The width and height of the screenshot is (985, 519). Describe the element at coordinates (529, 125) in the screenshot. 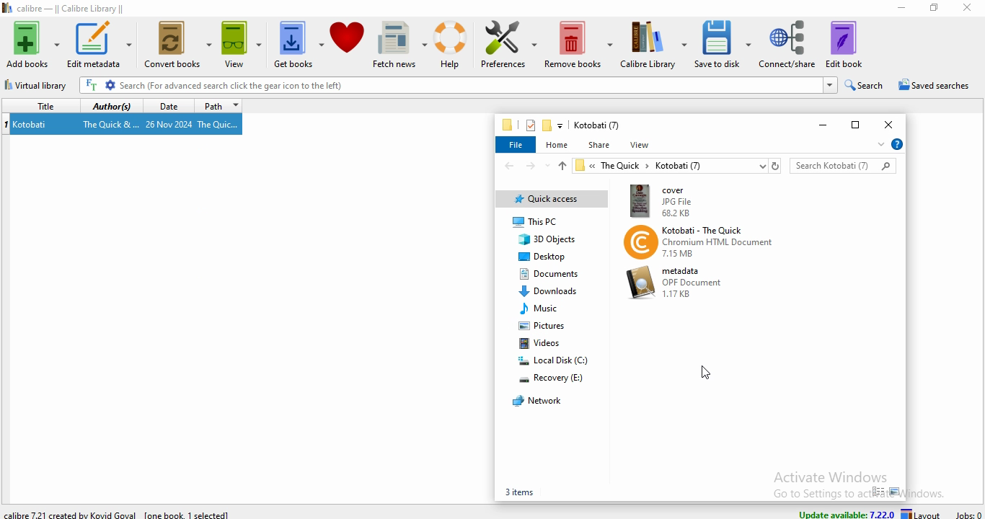

I see `properties` at that location.